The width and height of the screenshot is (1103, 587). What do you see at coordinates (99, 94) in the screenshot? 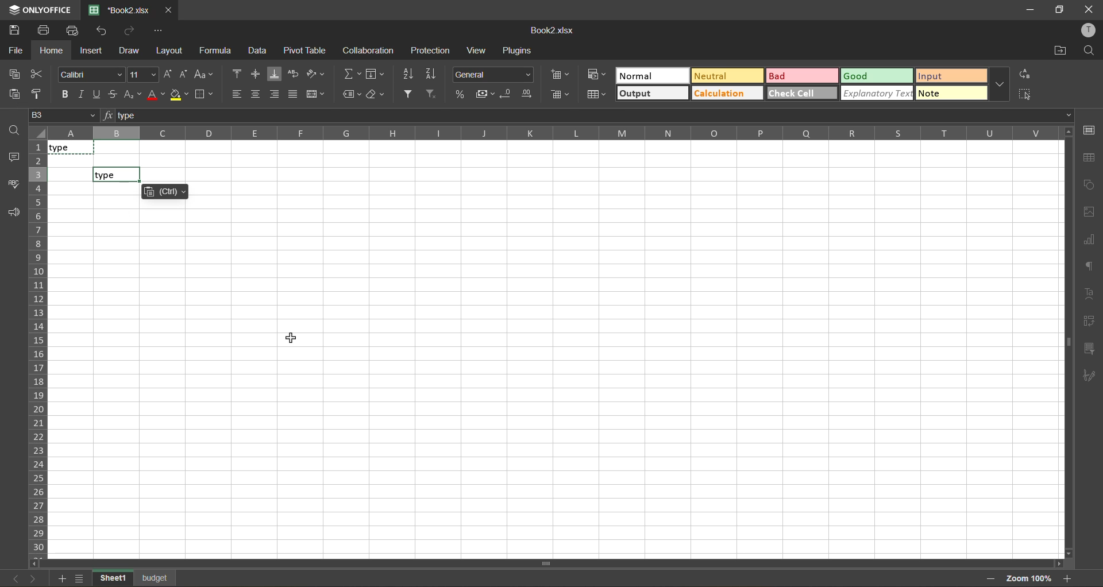
I see `underline` at bounding box center [99, 94].